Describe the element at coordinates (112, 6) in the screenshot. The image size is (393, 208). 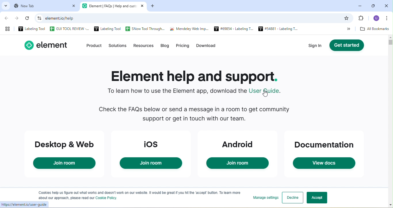
I see `Element | FAQs | Help and cust: X` at that location.